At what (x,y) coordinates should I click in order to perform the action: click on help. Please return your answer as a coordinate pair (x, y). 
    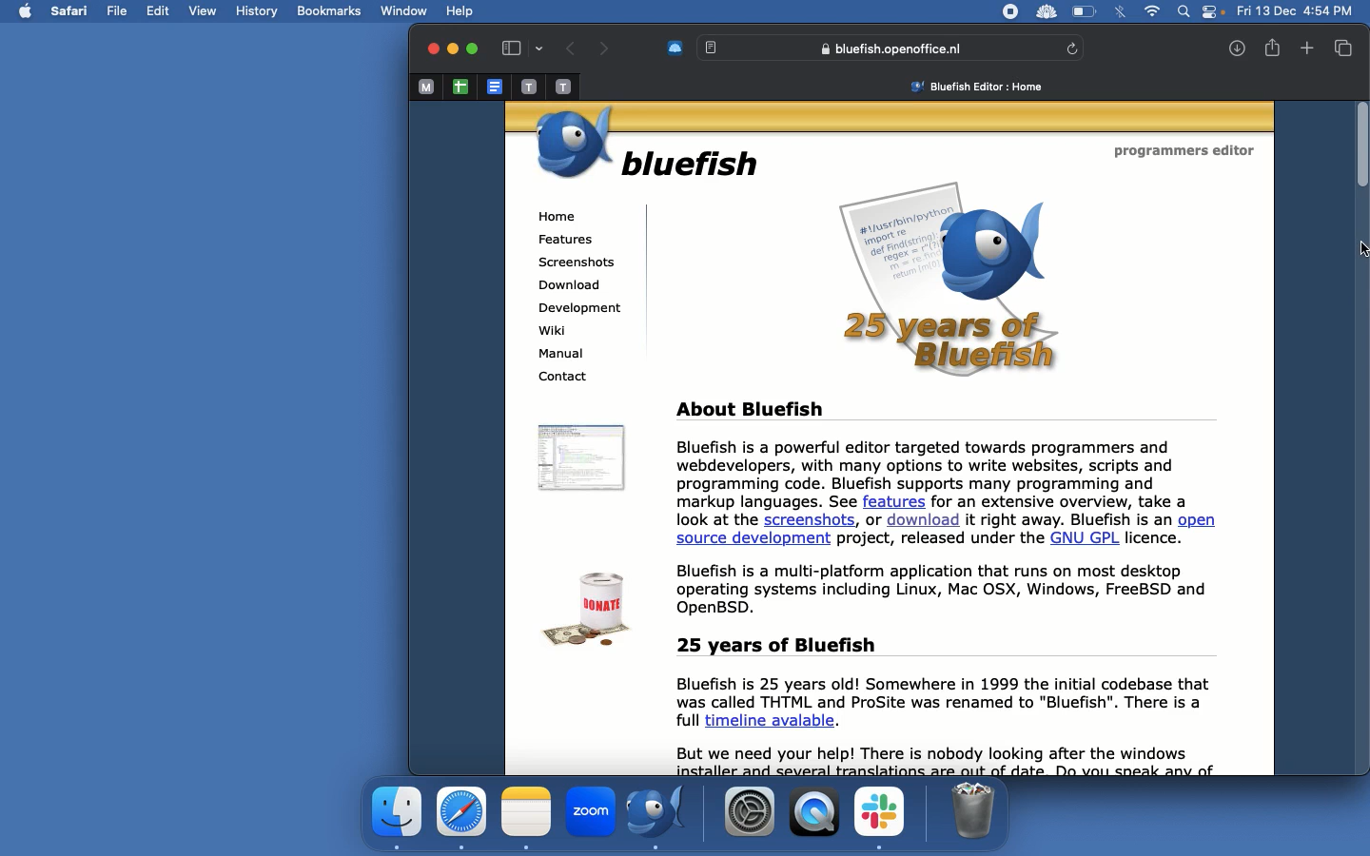
    Looking at the image, I should click on (458, 10).